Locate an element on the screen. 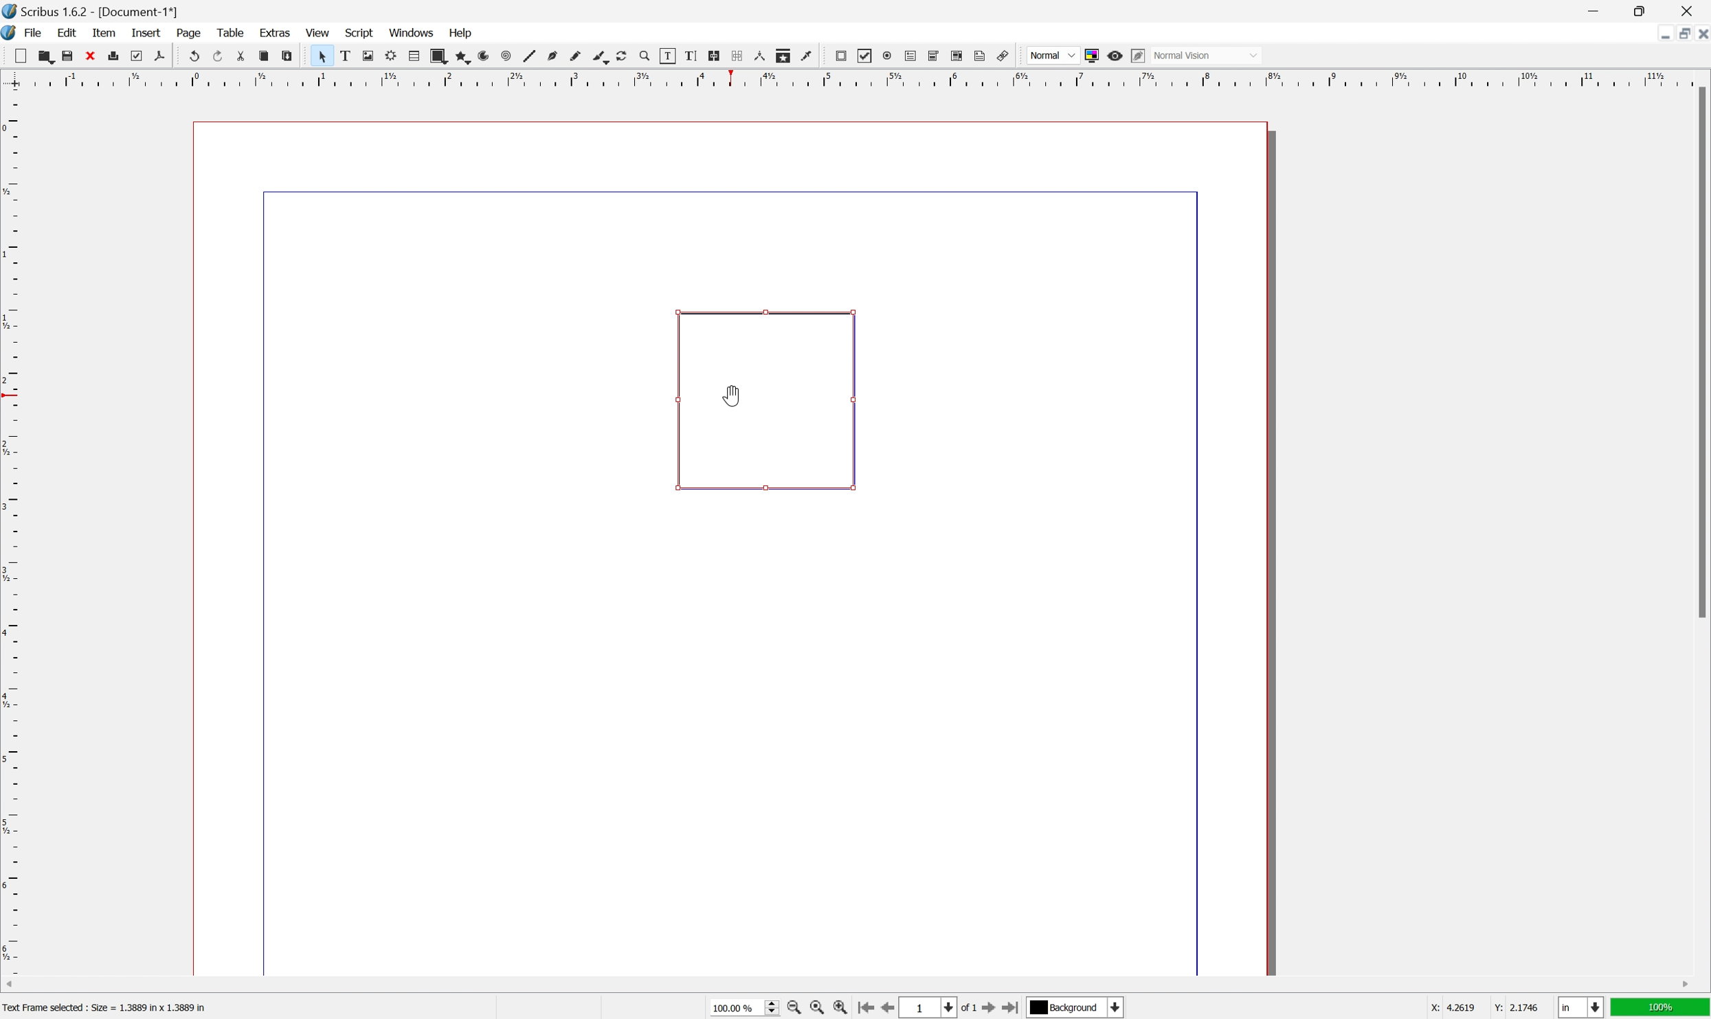 The image size is (1711, 1019). print is located at coordinates (113, 55).